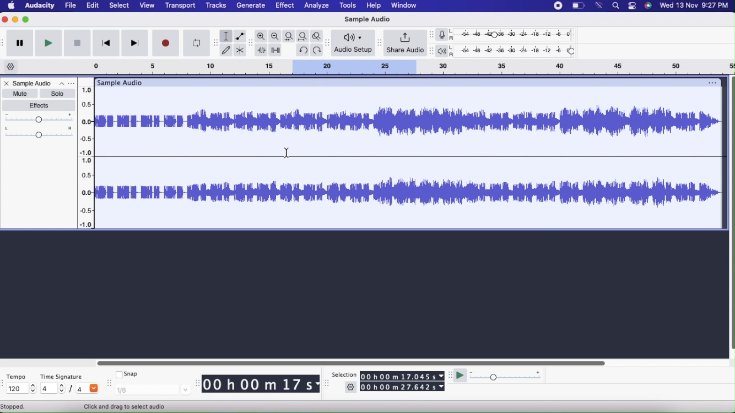 Image resolution: width=735 pixels, height=413 pixels. I want to click on Audacity, so click(41, 7).